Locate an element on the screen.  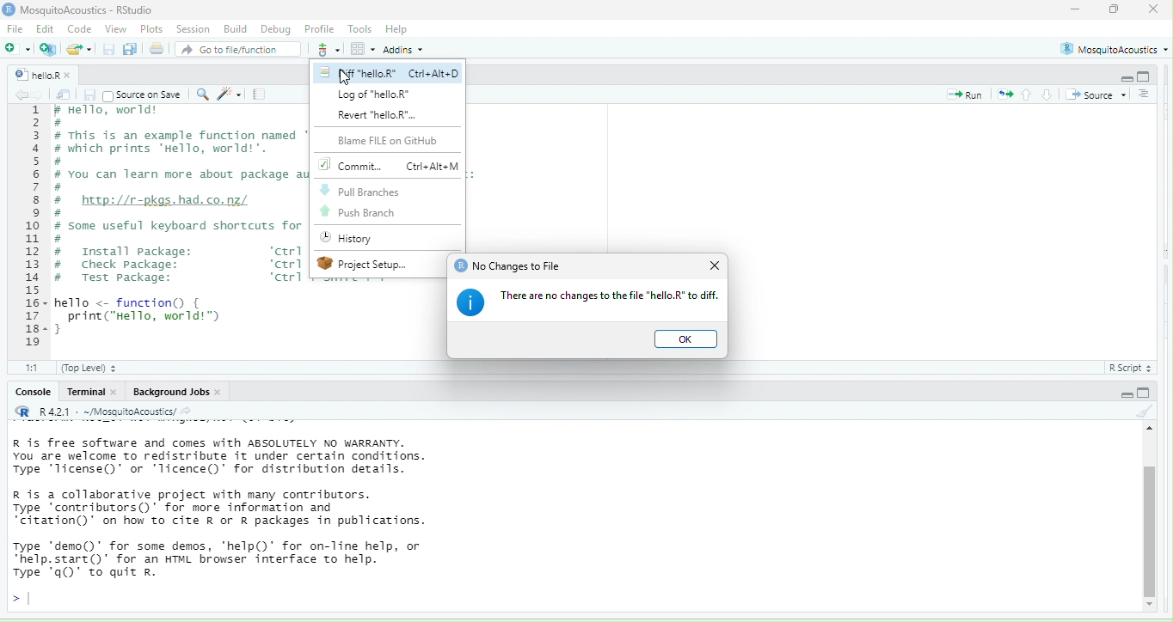
 Addins * is located at coordinates (404, 50).